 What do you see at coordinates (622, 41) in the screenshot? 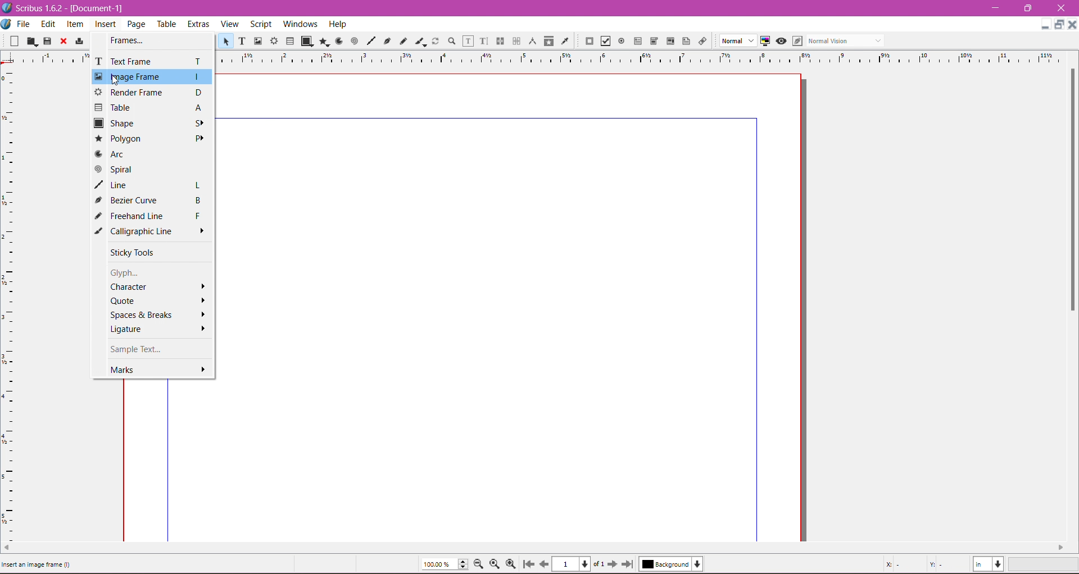
I see `PDF Radio Button` at bounding box center [622, 41].